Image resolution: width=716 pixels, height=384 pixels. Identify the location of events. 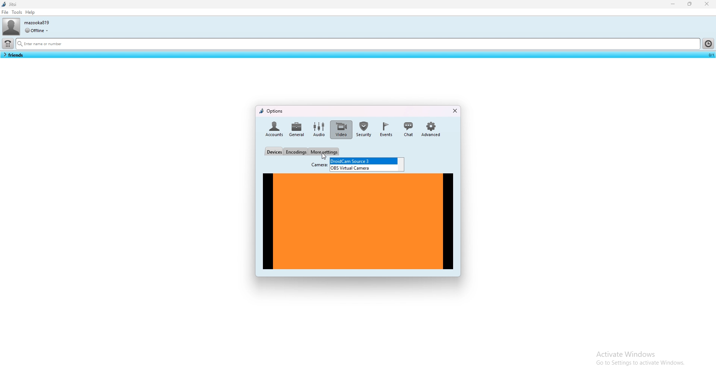
(387, 130).